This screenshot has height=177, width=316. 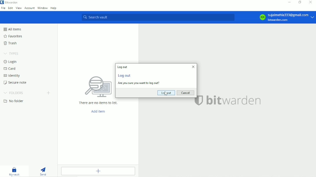 I want to click on computer icon, so click(x=98, y=87).